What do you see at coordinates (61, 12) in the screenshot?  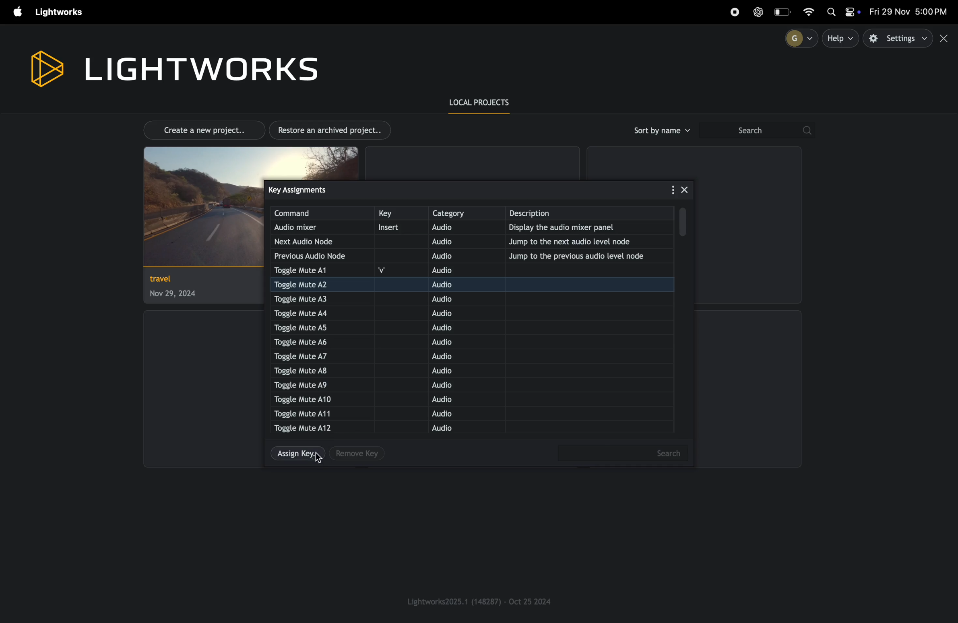 I see `light works` at bounding box center [61, 12].